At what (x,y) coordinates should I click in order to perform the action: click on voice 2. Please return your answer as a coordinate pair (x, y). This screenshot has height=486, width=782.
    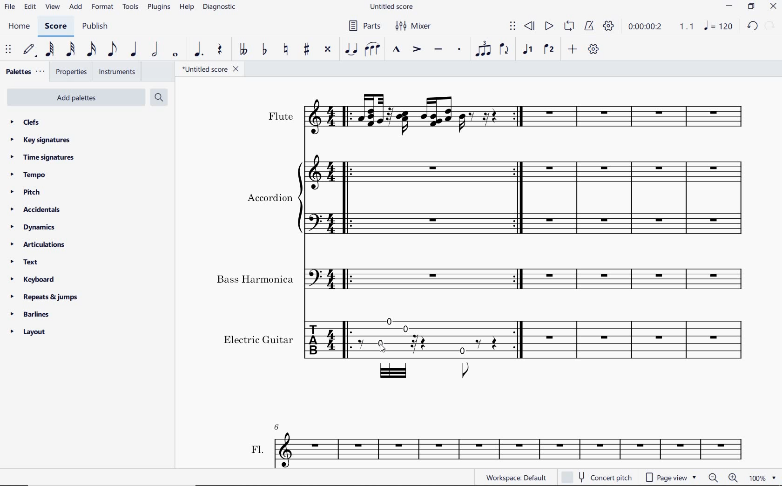
    Looking at the image, I should click on (550, 50).